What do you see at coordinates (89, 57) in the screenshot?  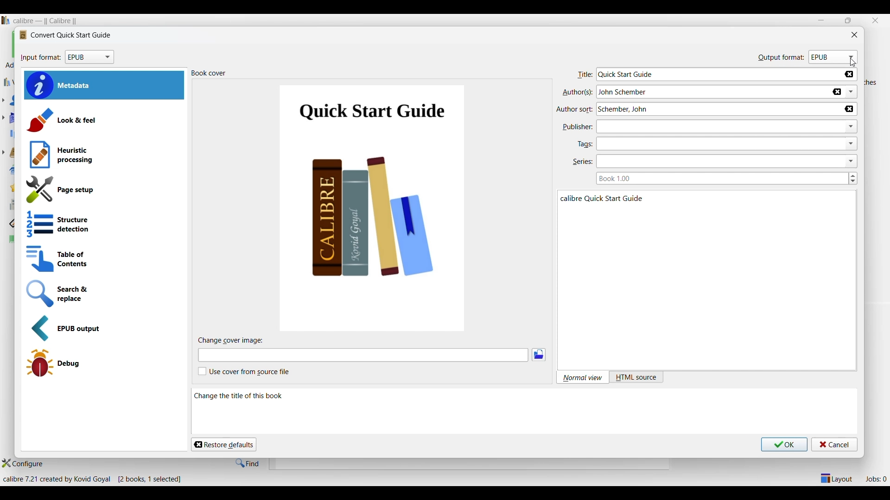 I see `Format options` at bounding box center [89, 57].